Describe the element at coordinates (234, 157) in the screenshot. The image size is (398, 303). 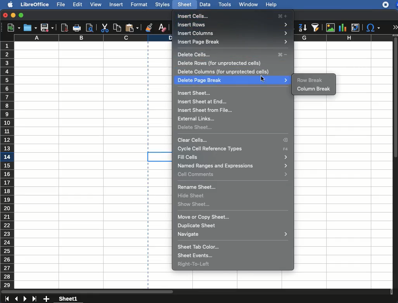
I see `fill cells` at that location.